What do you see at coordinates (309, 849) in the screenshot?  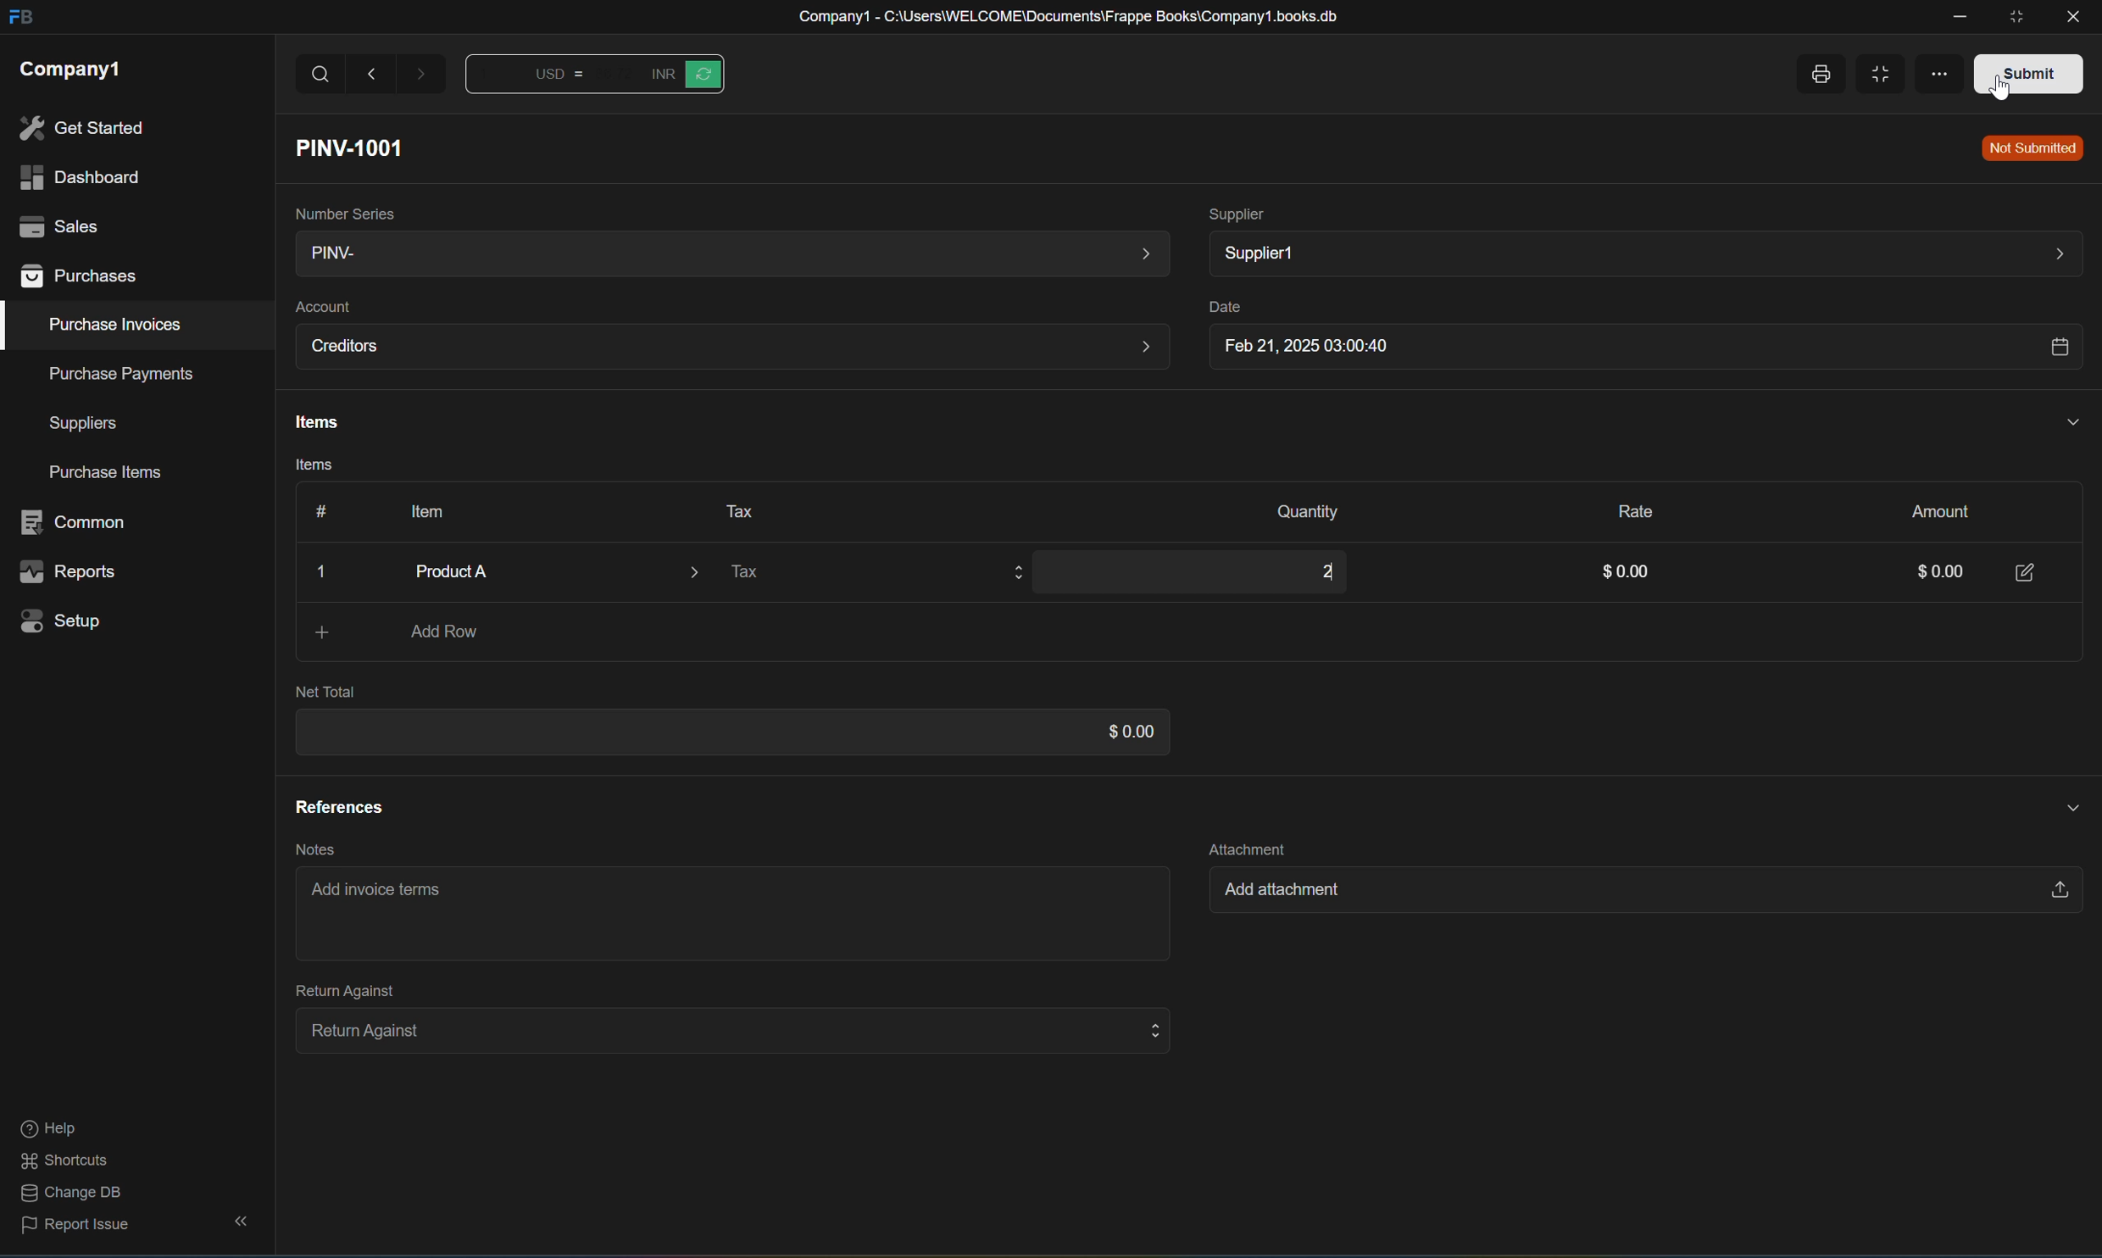 I see `Notes` at bounding box center [309, 849].